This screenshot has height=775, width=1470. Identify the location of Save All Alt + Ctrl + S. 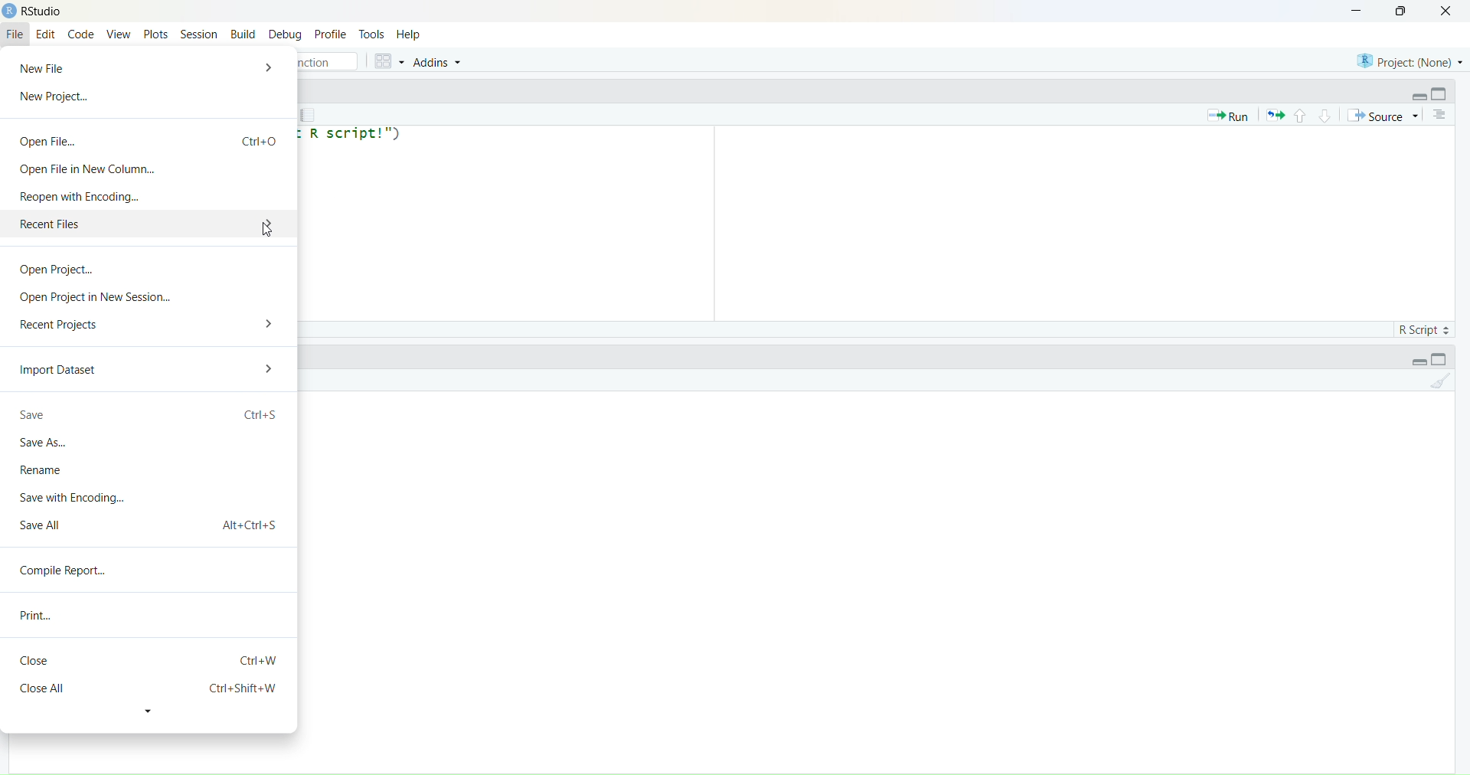
(149, 523).